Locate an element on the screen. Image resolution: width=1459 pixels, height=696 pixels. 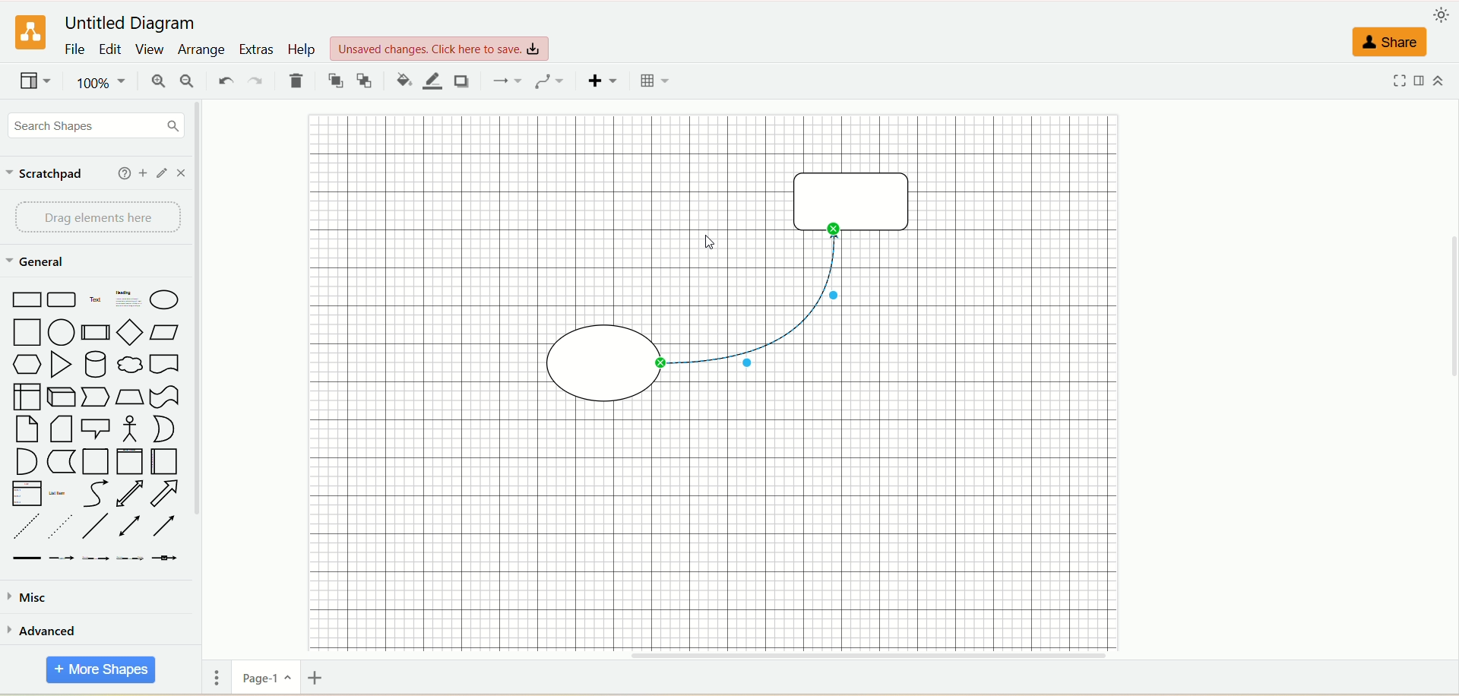
appearance is located at coordinates (1442, 17).